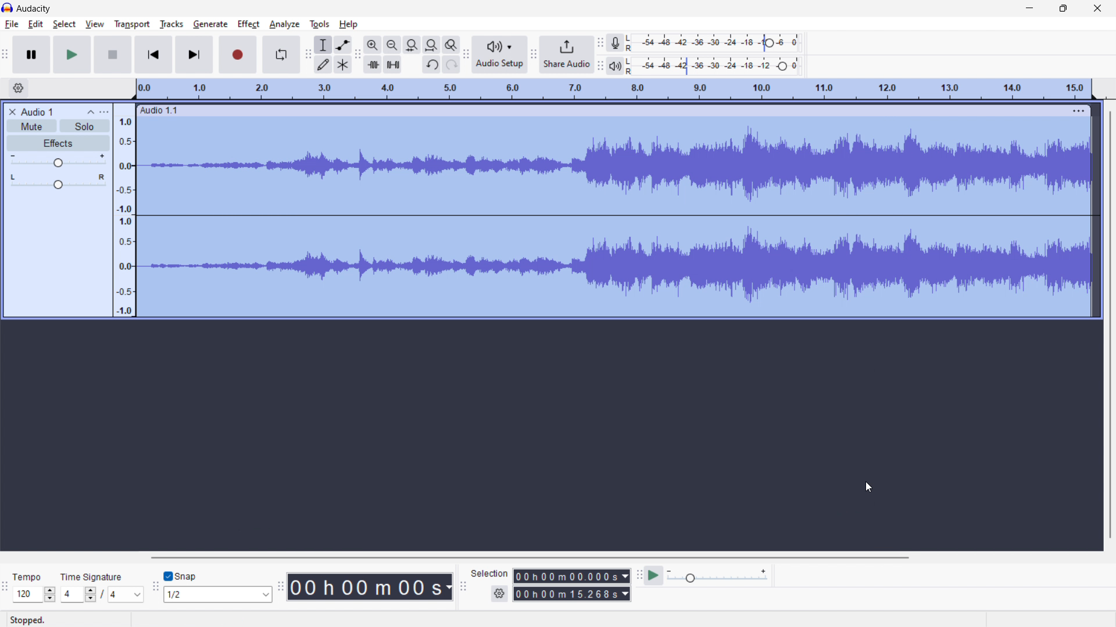 This screenshot has width=1116, height=627. Describe the element at coordinates (210, 24) in the screenshot. I see `generate` at that location.